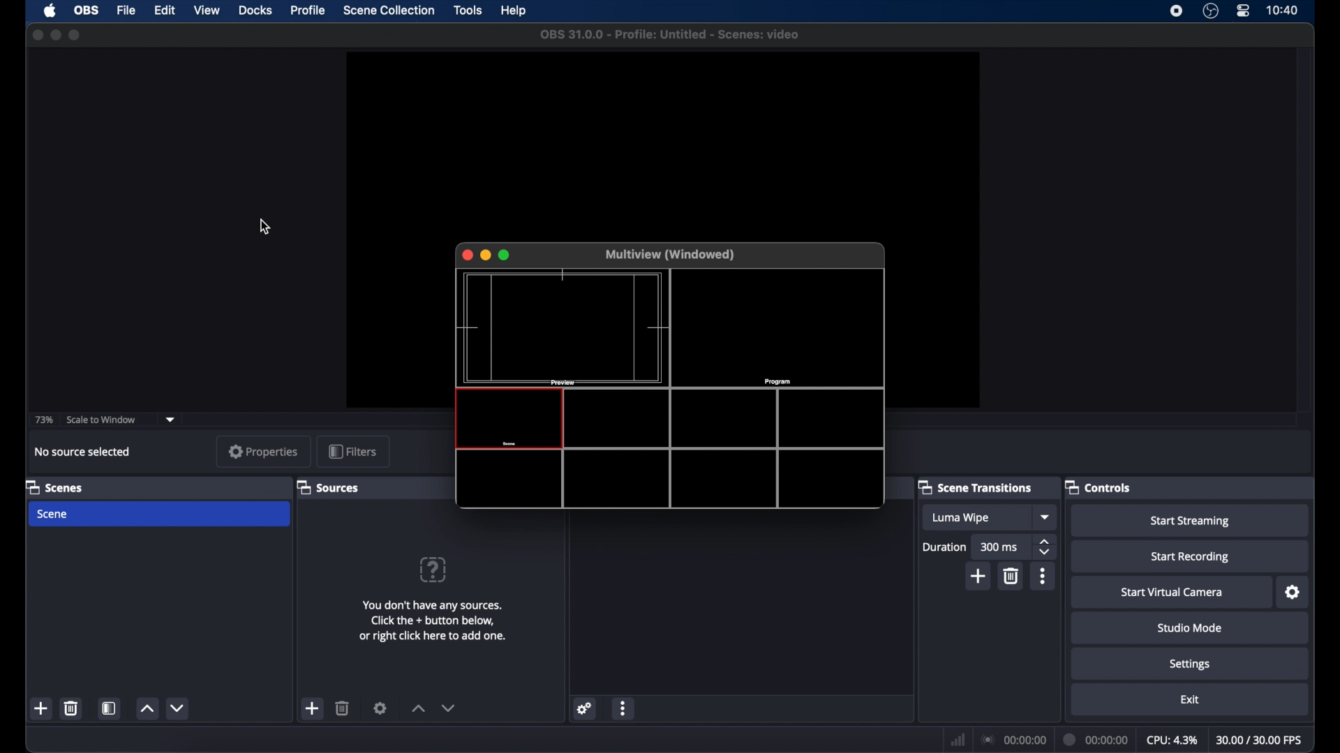 The height and width of the screenshot is (753, 1340). Describe the element at coordinates (85, 11) in the screenshot. I see `obs` at that location.